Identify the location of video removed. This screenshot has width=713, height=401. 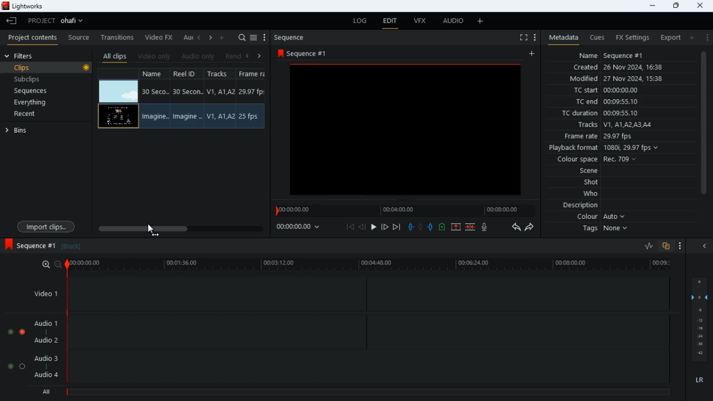
(409, 132).